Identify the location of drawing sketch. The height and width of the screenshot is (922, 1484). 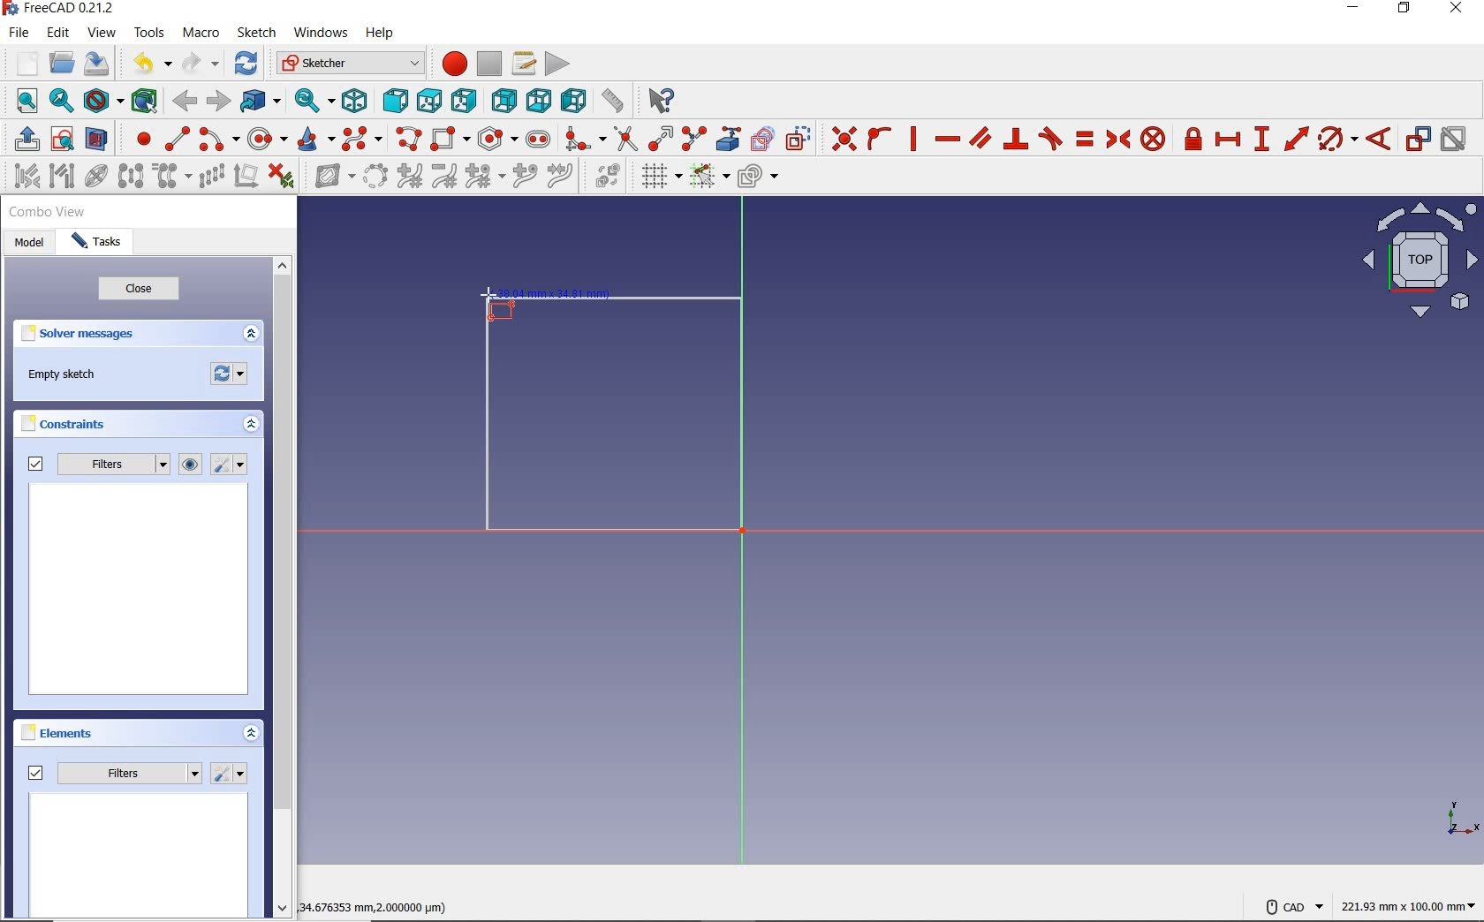
(614, 417).